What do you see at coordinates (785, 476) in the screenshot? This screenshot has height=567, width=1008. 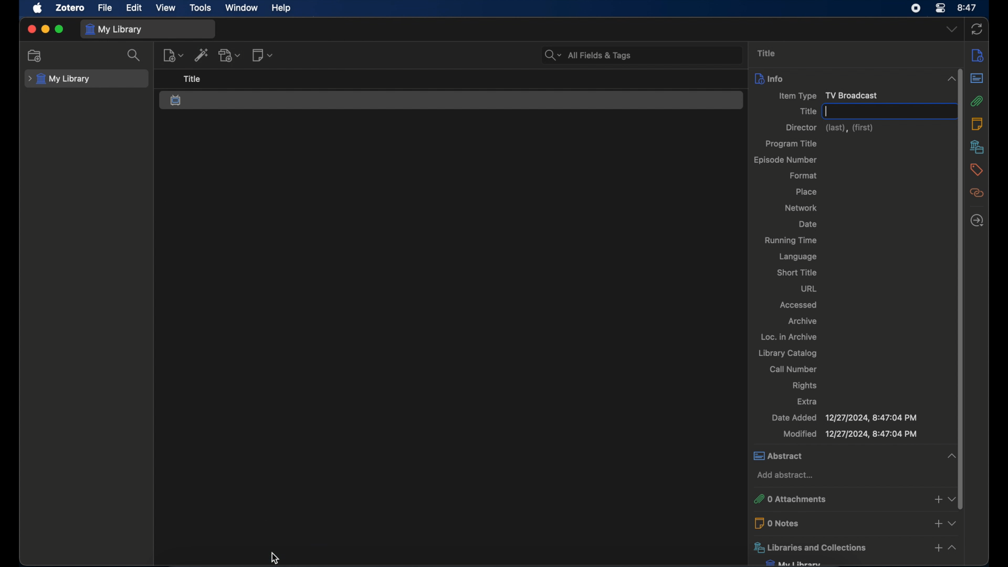 I see `add abstract` at bounding box center [785, 476].